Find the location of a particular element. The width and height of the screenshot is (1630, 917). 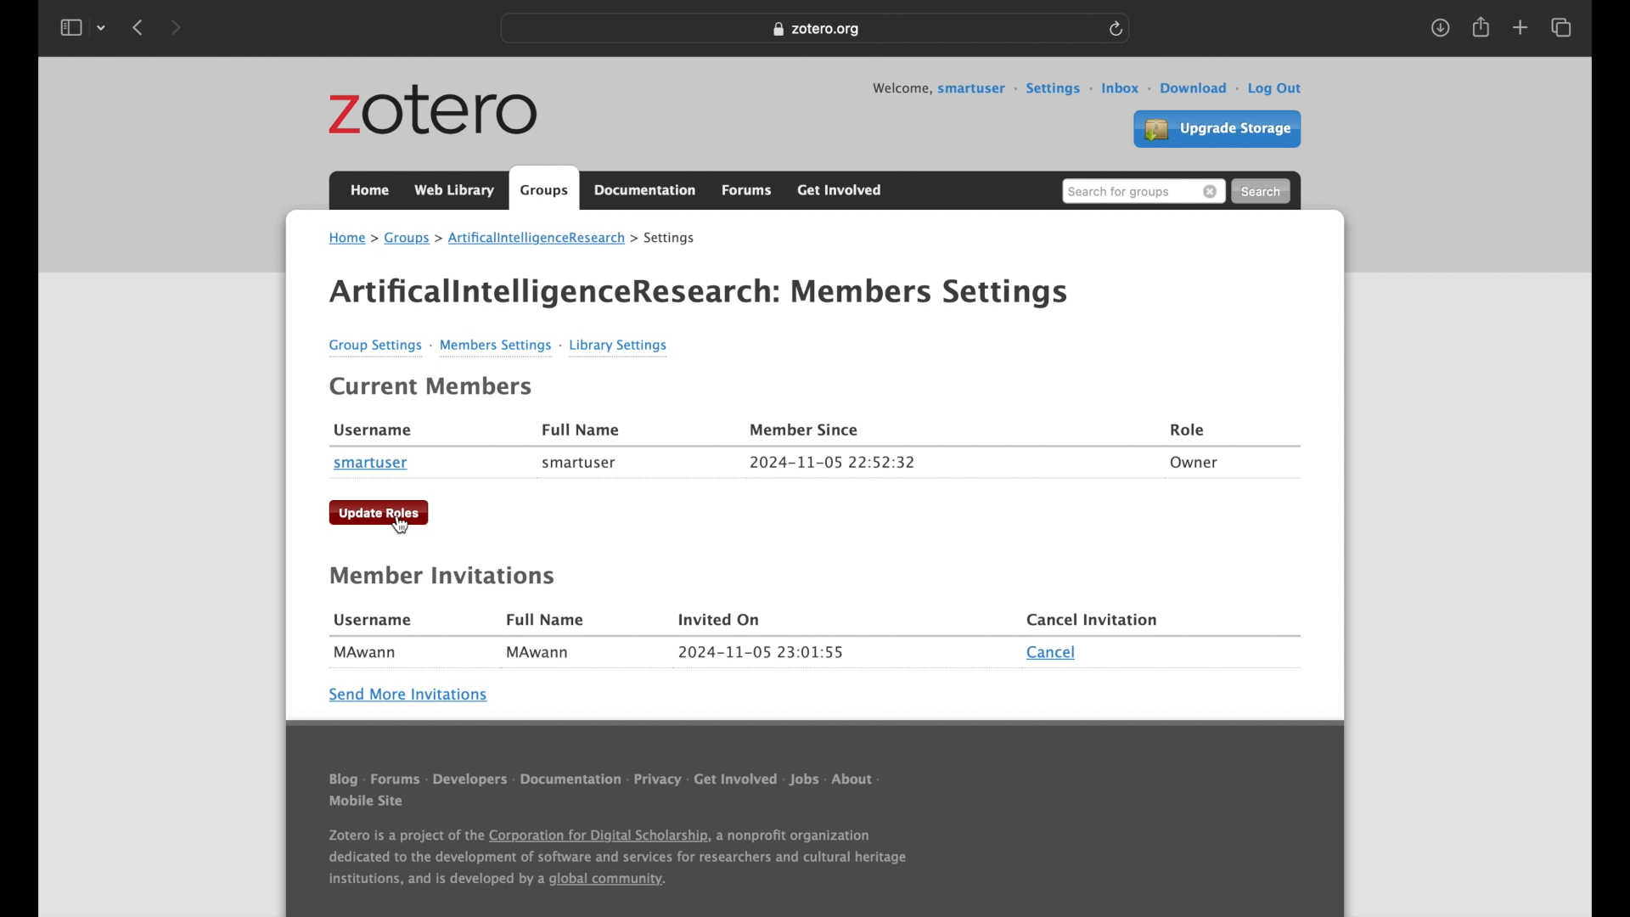

groups is located at coordinates (413, 238).